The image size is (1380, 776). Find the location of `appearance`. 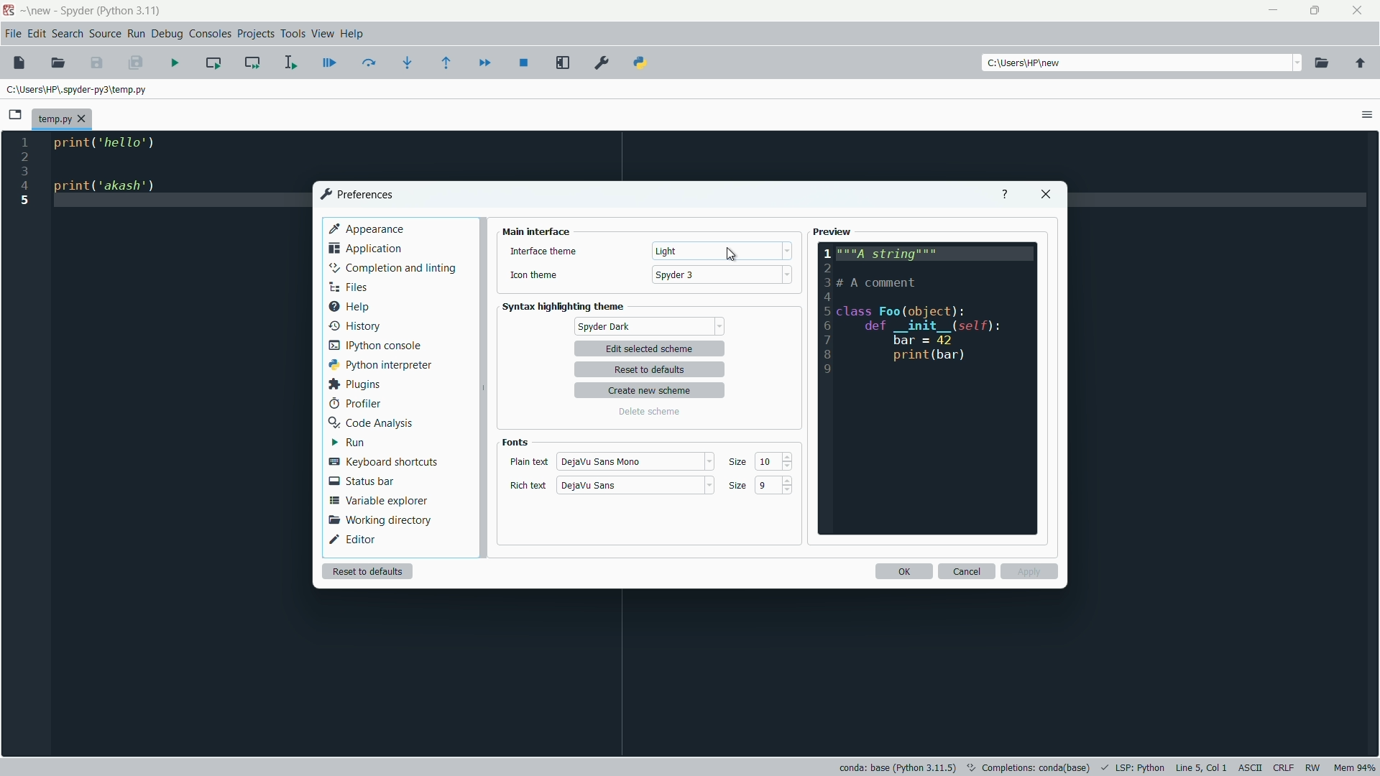

appearance is located at coordinates (368, 228).